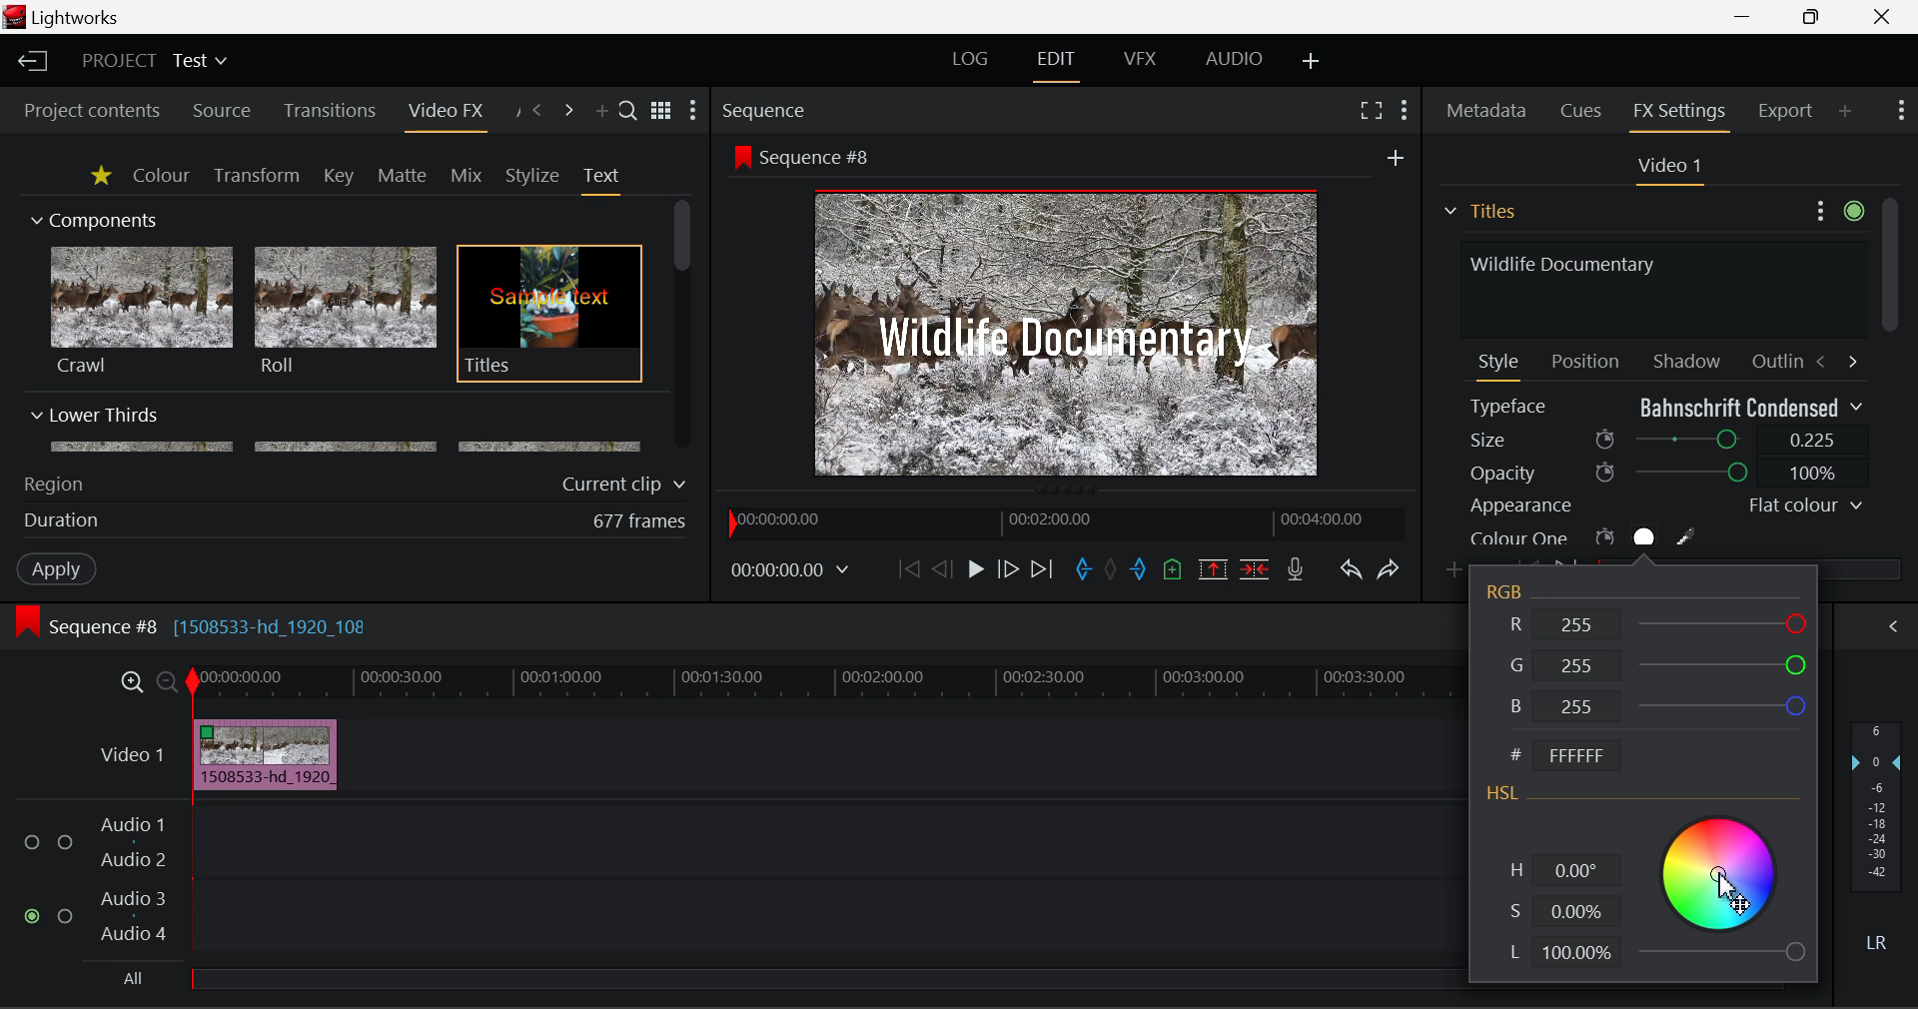 The height and width of the screenshot is (1009, 1918). Describe the element at coordinates (135, 754) in the screenshot. I see `Video 1` at that location.